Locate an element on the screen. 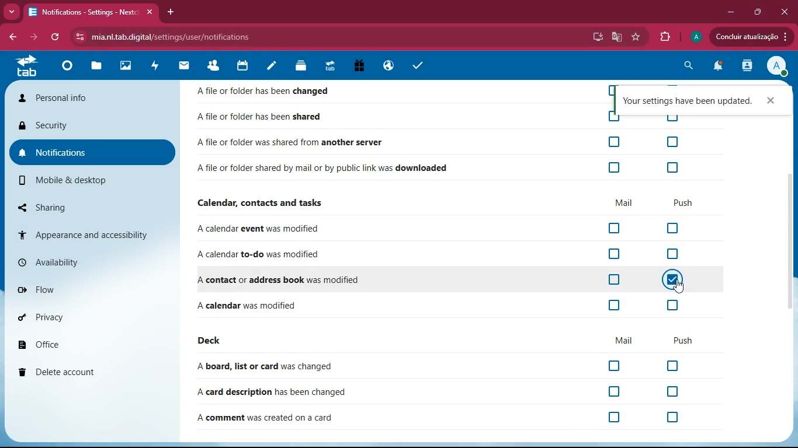 The width and height of the screenshot is (798, 448). on  is located at coordinates (673, 278).